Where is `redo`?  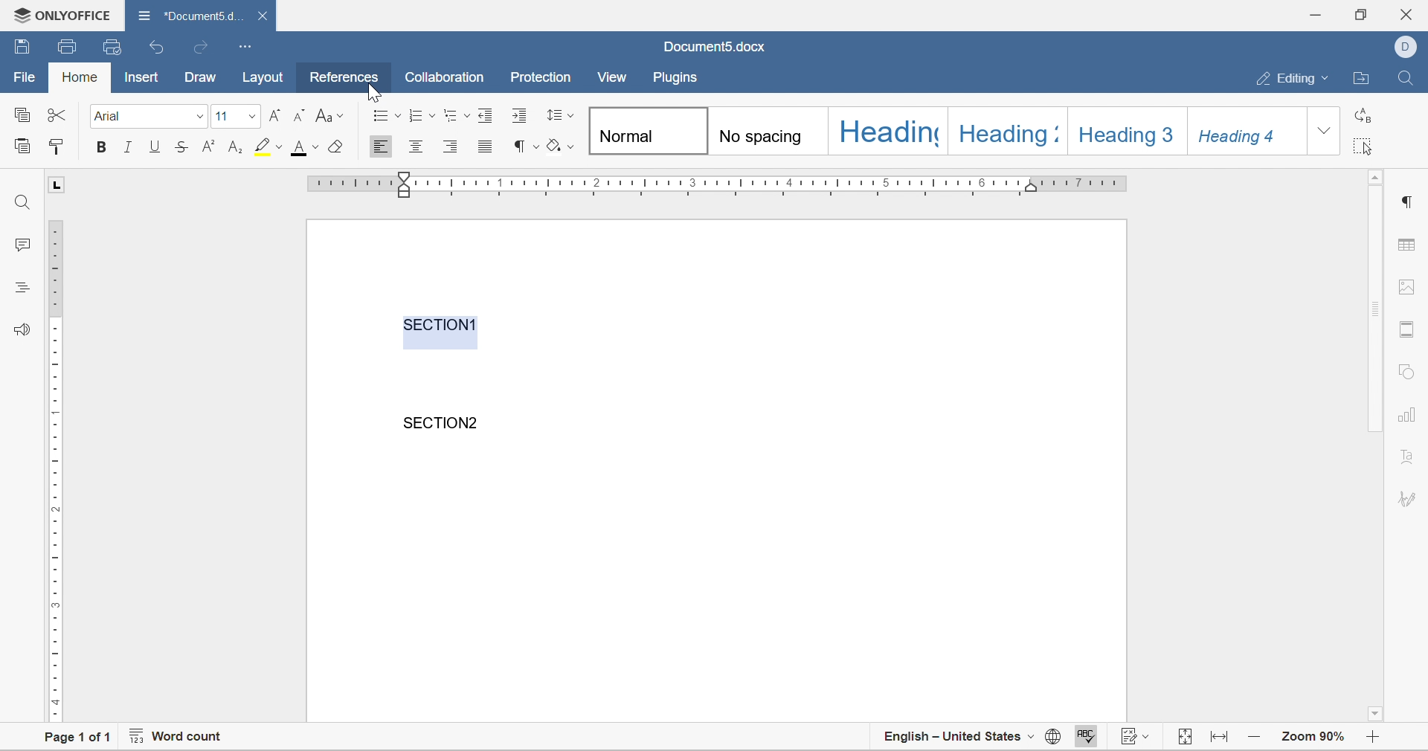 redo is located at coordinates (199, 48).